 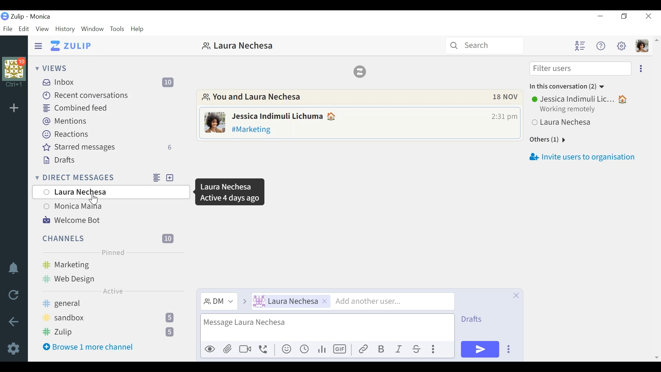 What do you see at coordinates (502, 117) in the screenshot?
I see `Time` at bounding box center [502, 117].